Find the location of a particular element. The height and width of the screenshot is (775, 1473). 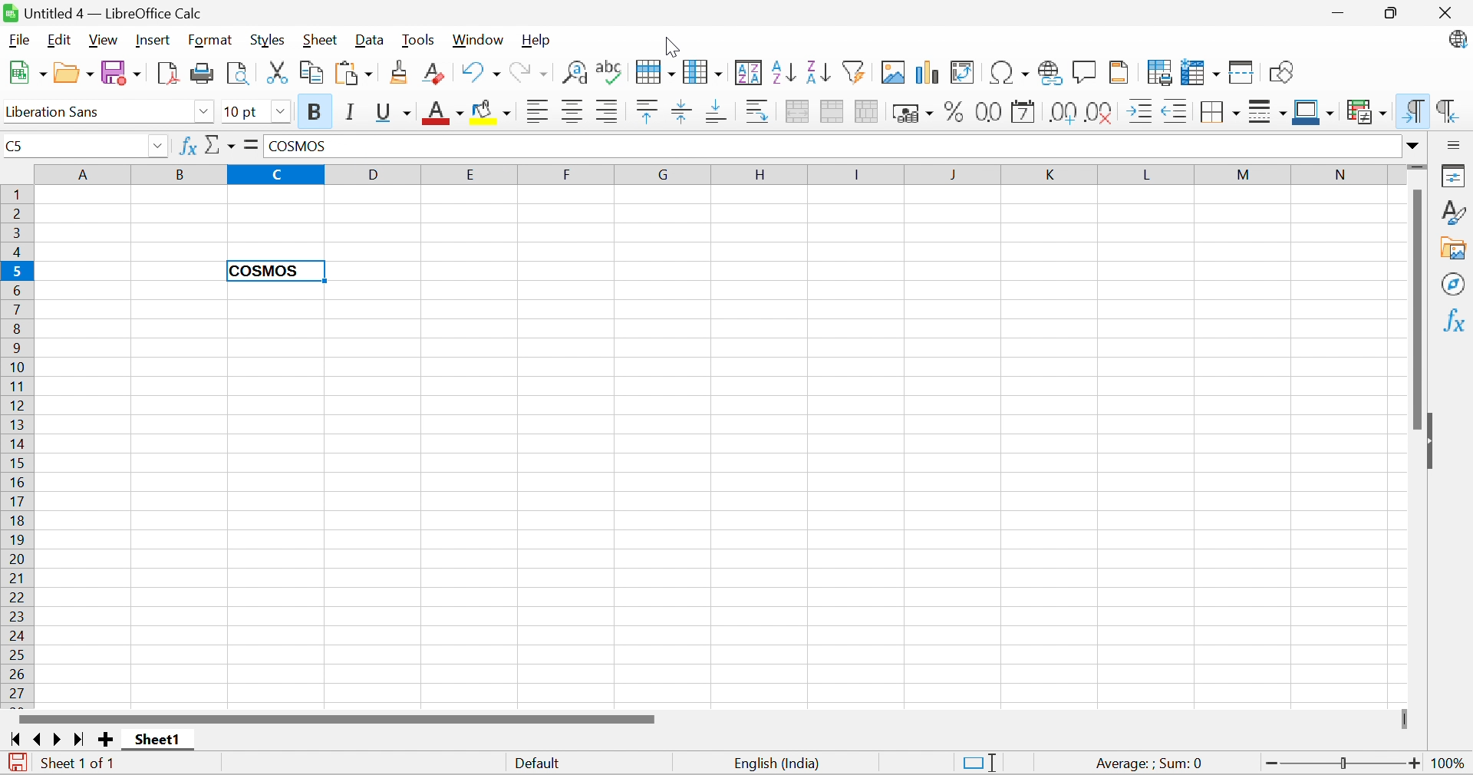

Spelling is located at coordinates (607, 69).